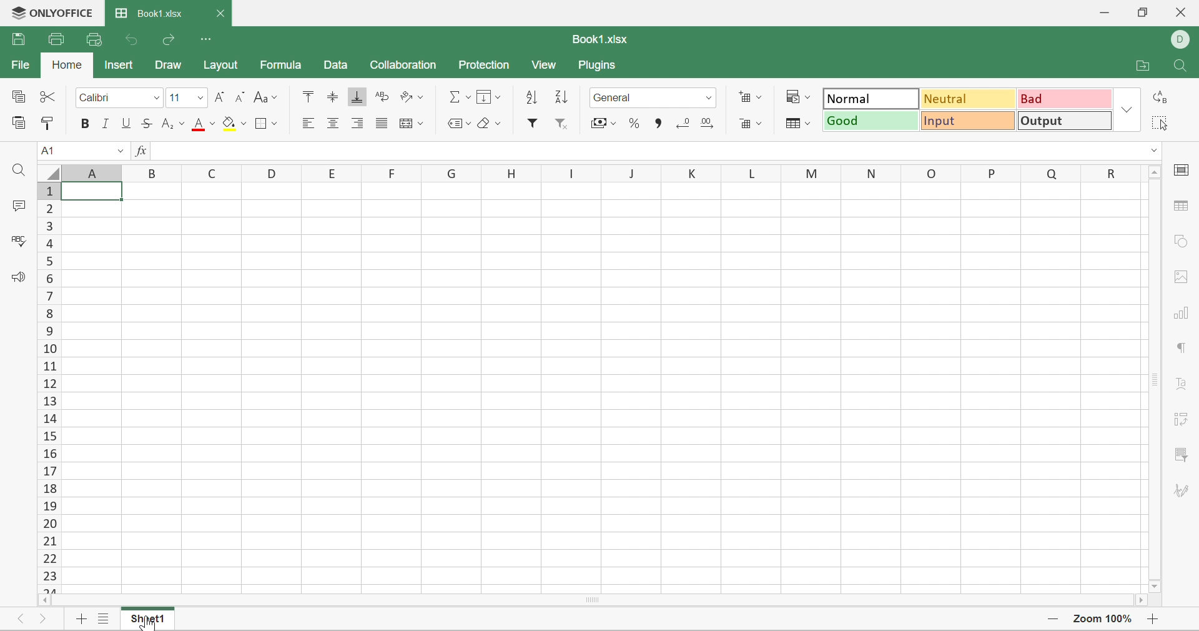 This screenshot has height=631, width=1199. Describe the element at coordinates (1158, 98) in the screenshot. I see `Replace` at that location.